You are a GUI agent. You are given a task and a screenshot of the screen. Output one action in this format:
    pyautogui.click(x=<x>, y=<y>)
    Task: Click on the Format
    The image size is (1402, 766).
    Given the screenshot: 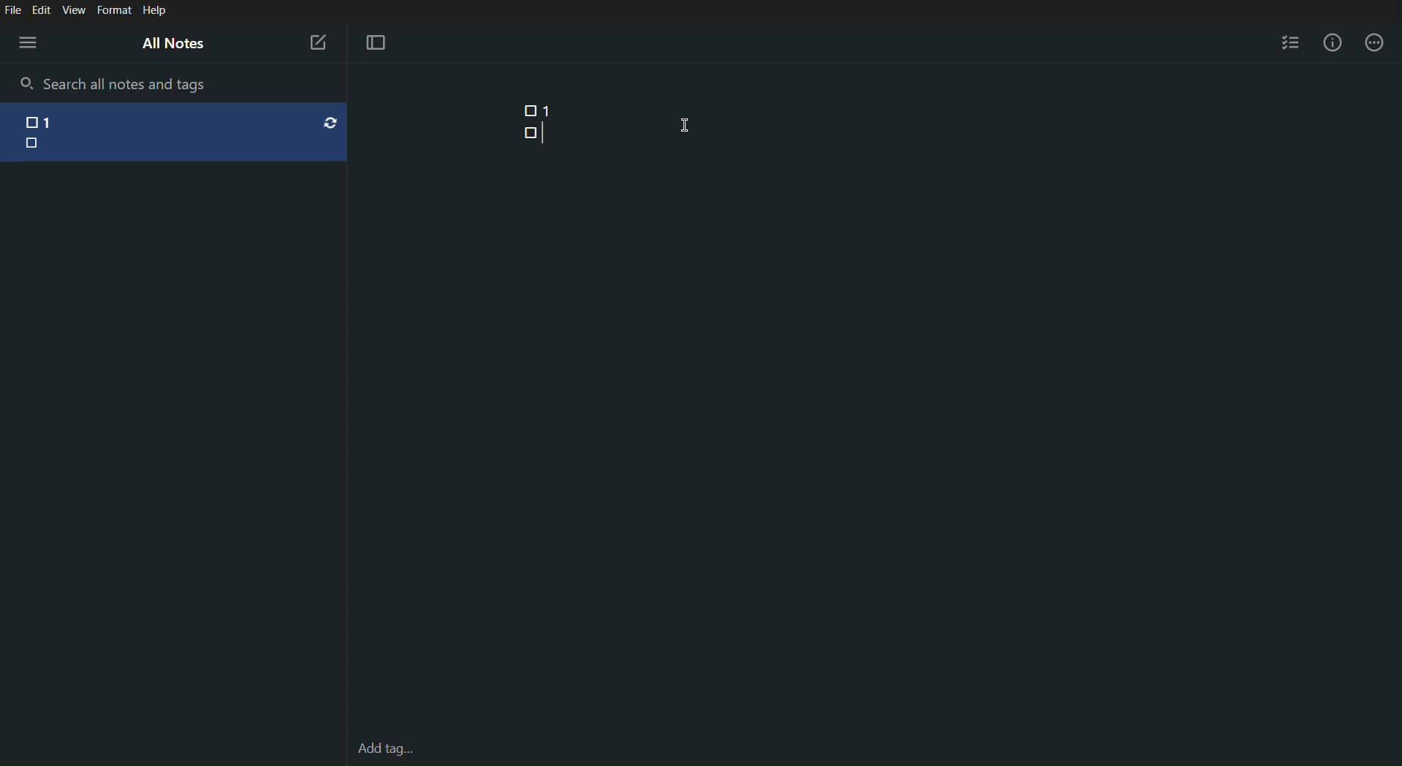 What is the action you would take?
    pyautogui.click(x=113, y=11)
    